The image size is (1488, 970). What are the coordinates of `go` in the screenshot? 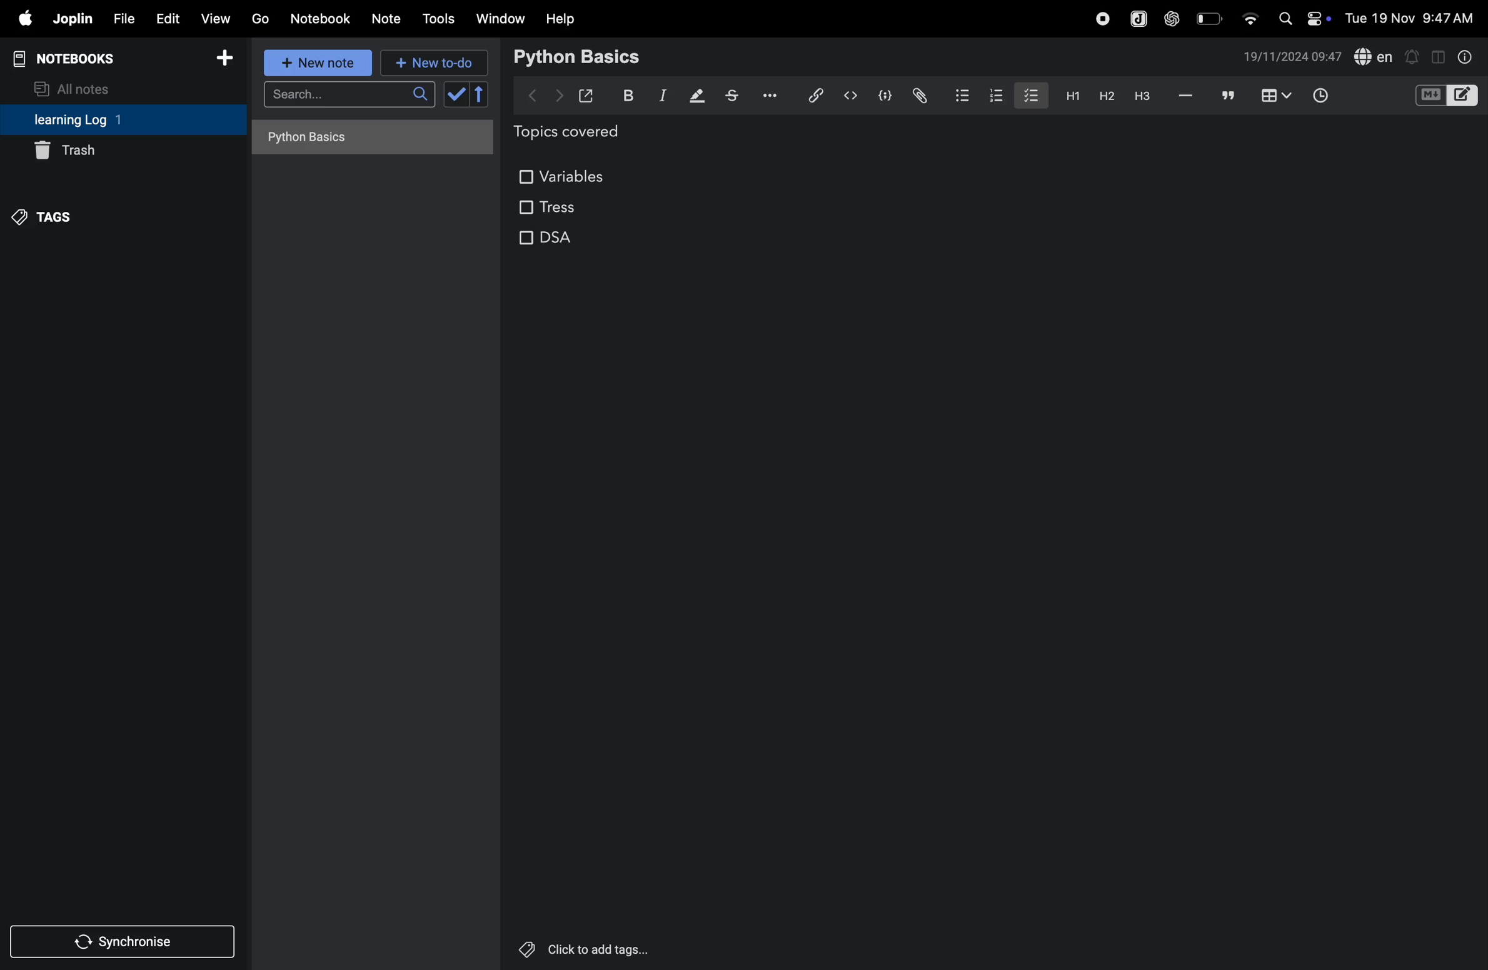 It's located at (259, 18).